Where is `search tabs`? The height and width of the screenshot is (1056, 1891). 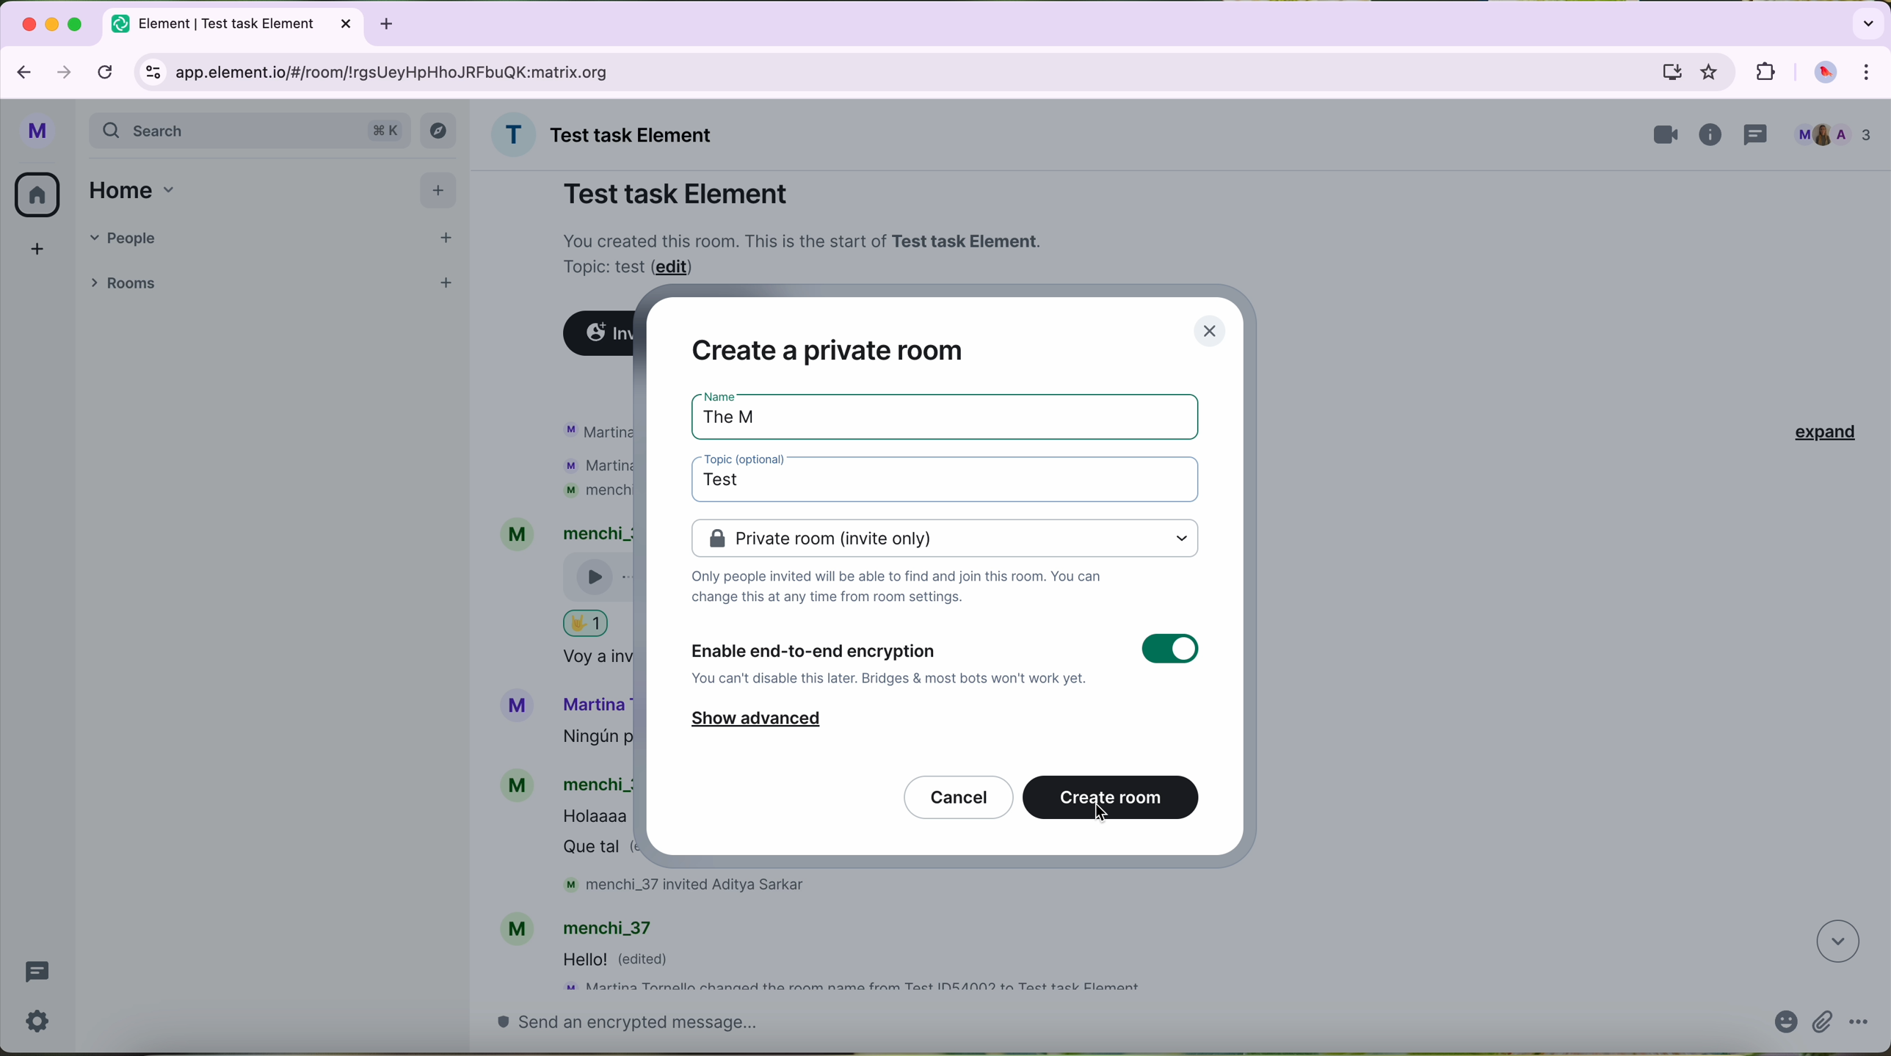 search tabs is located at coordinates (1866, 22).